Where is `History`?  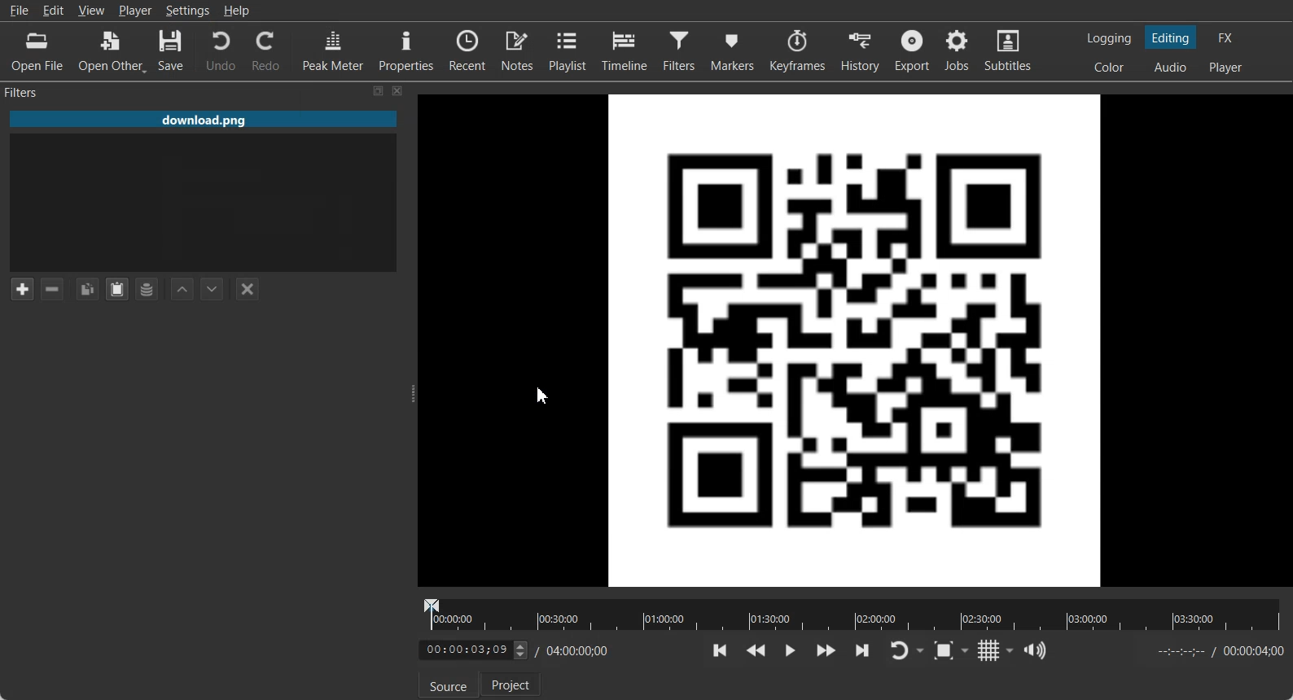
History is located at coordinates (859, 50).